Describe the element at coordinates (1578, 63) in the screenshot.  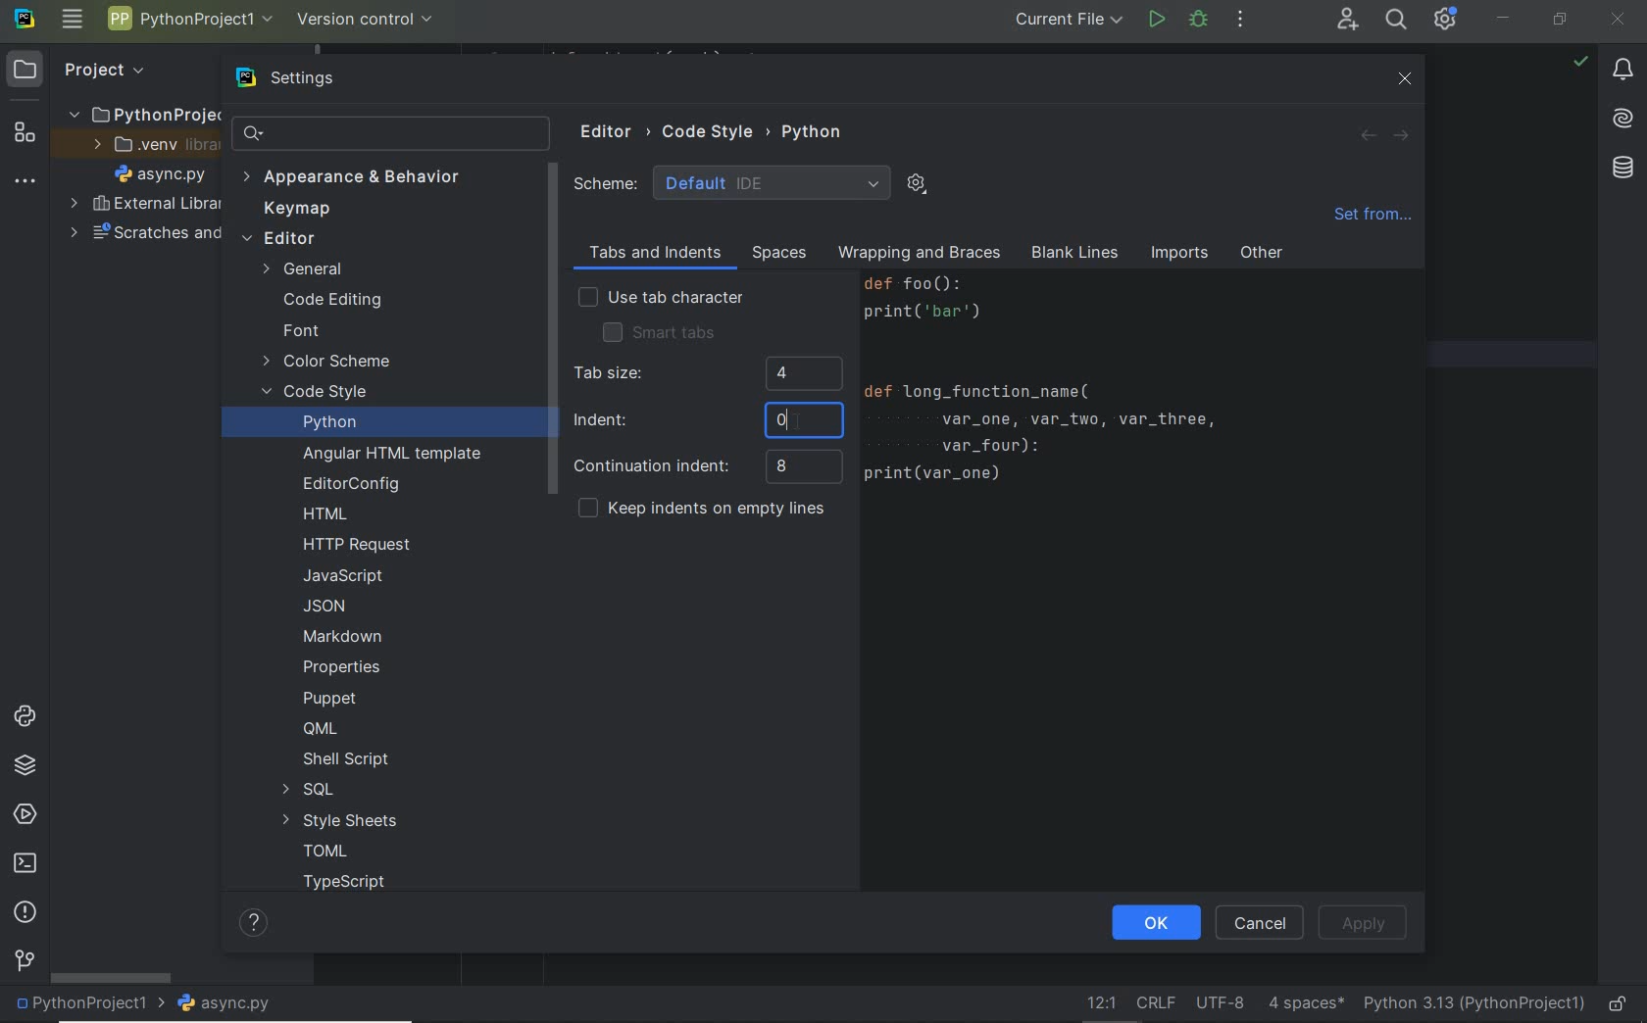
I see `highlight: all problems` at that location.